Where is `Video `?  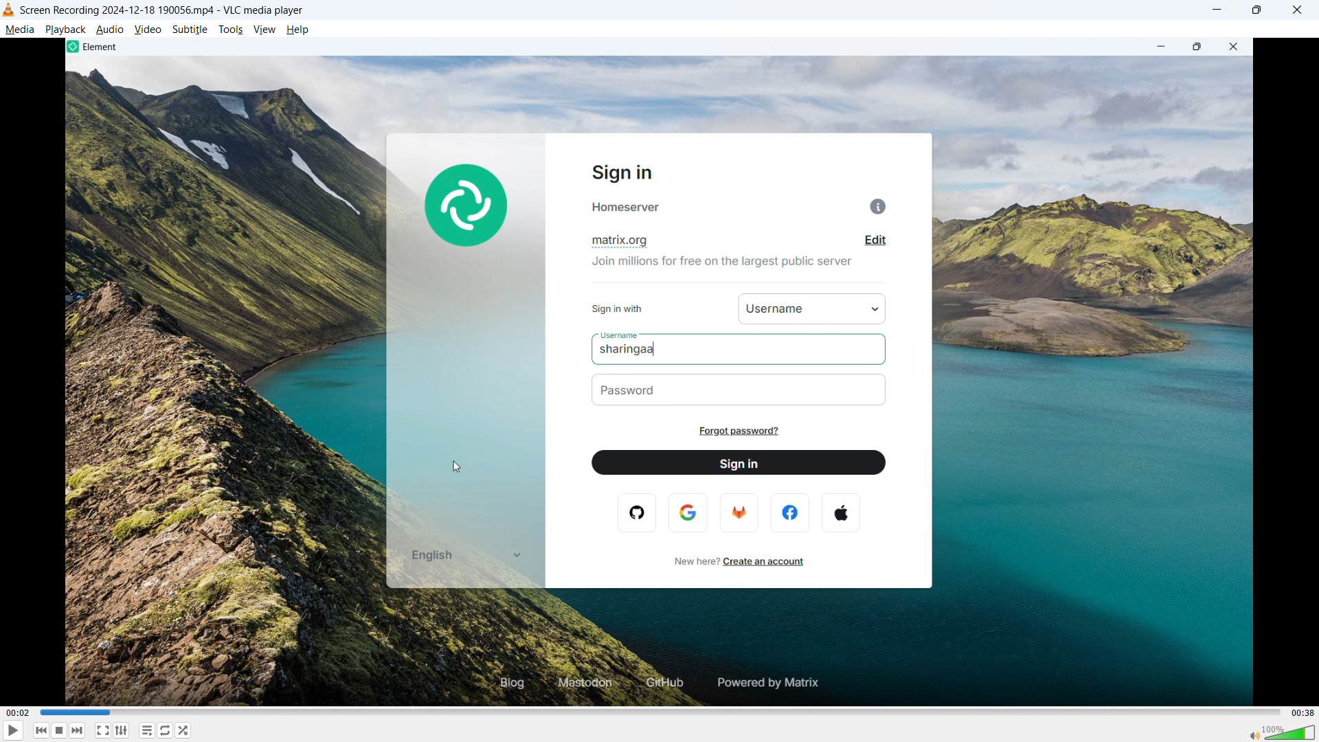
Video  is located at coordinates (148, 30).